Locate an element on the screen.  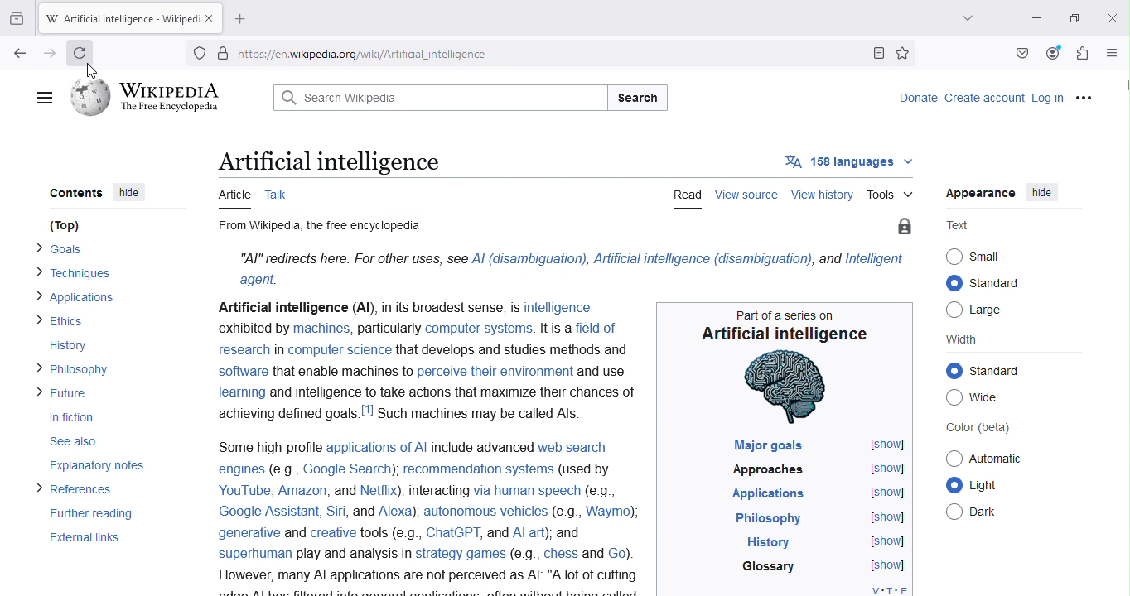
generative is located at coordinates (245, 536).